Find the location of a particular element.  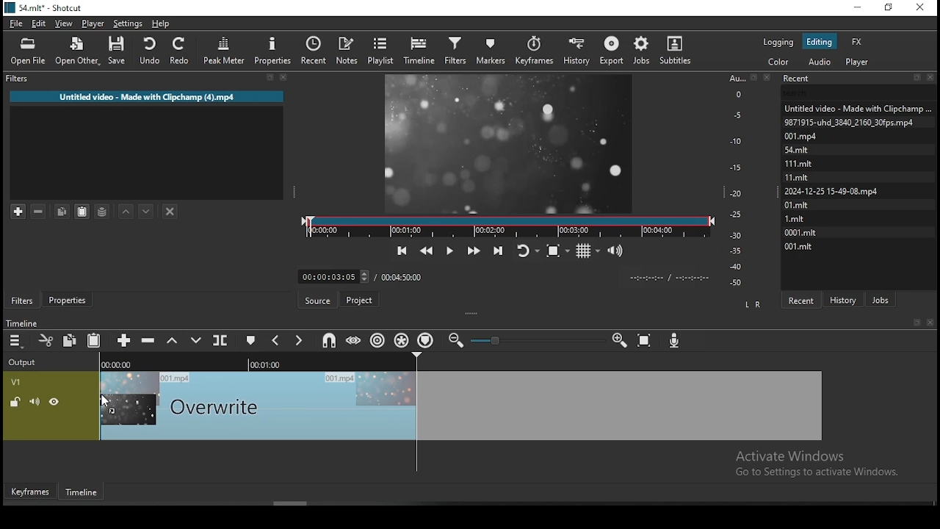

properties is located at coordinates (69, 300).